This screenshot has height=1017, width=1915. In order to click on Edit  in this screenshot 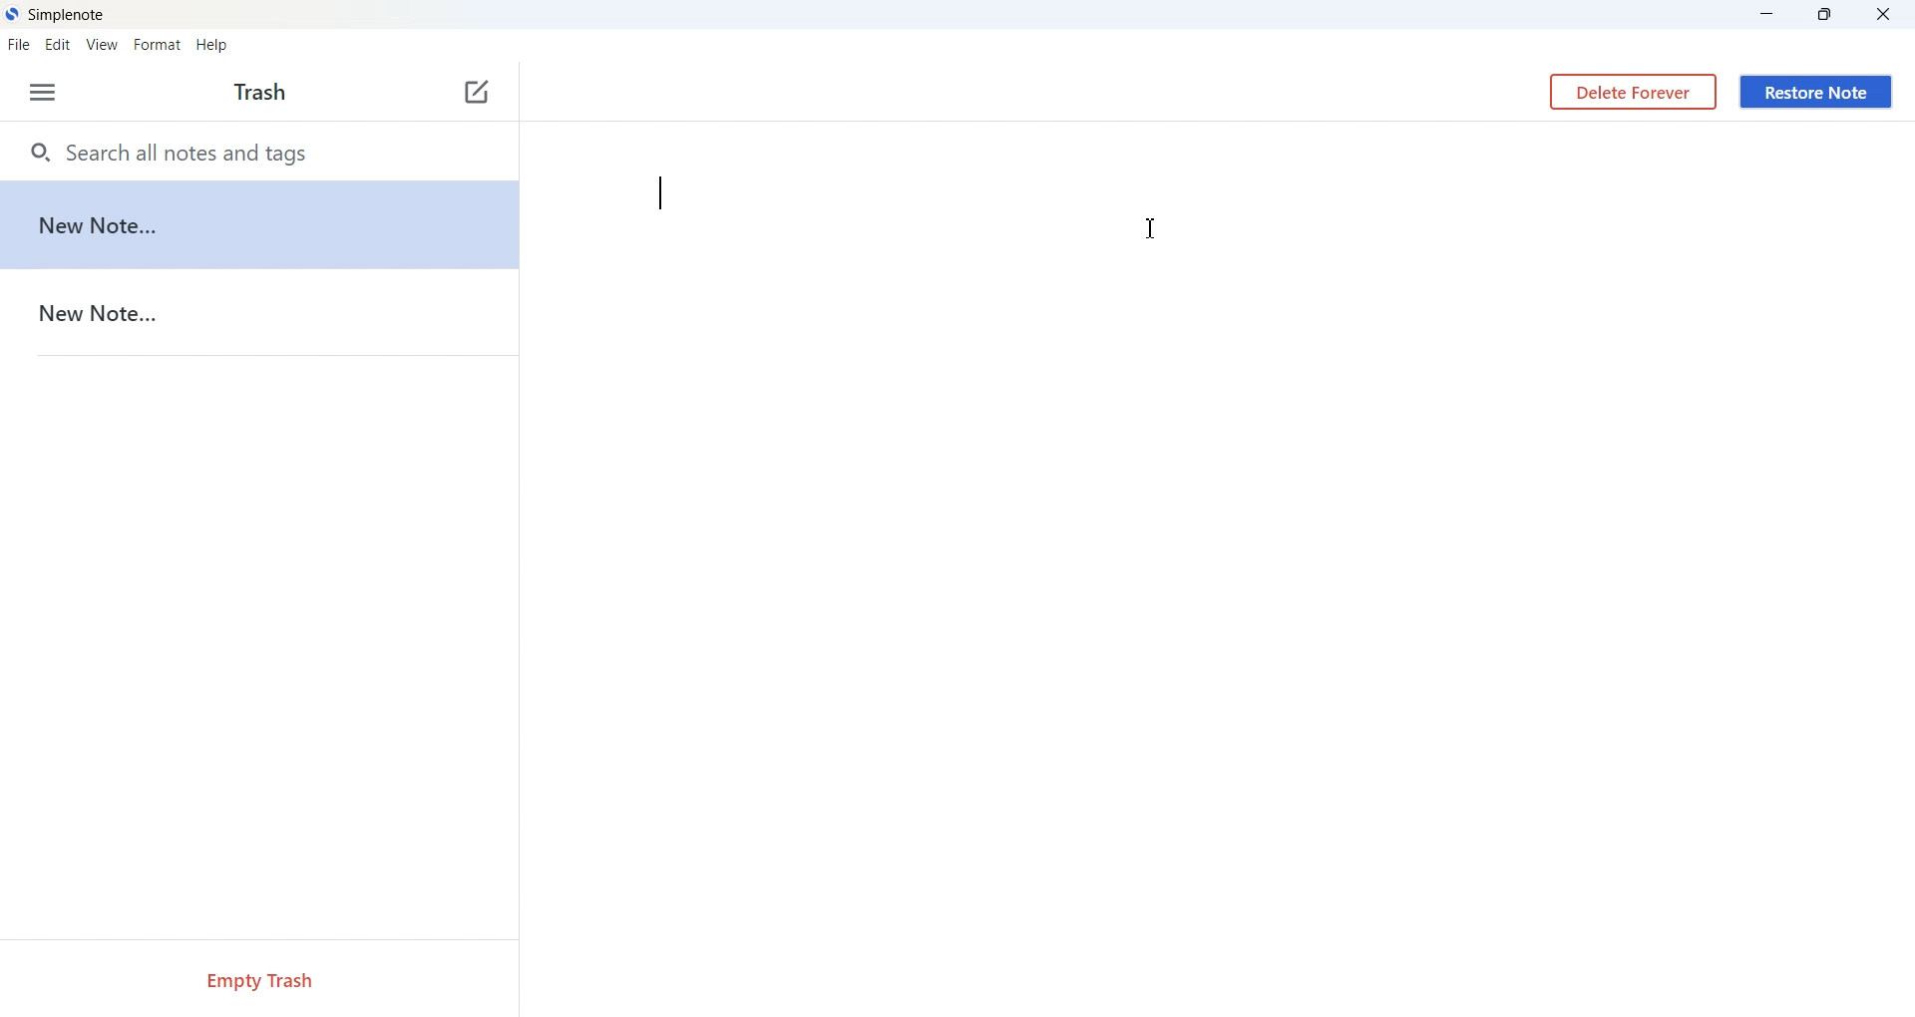, I will do `click(59, 43)`.